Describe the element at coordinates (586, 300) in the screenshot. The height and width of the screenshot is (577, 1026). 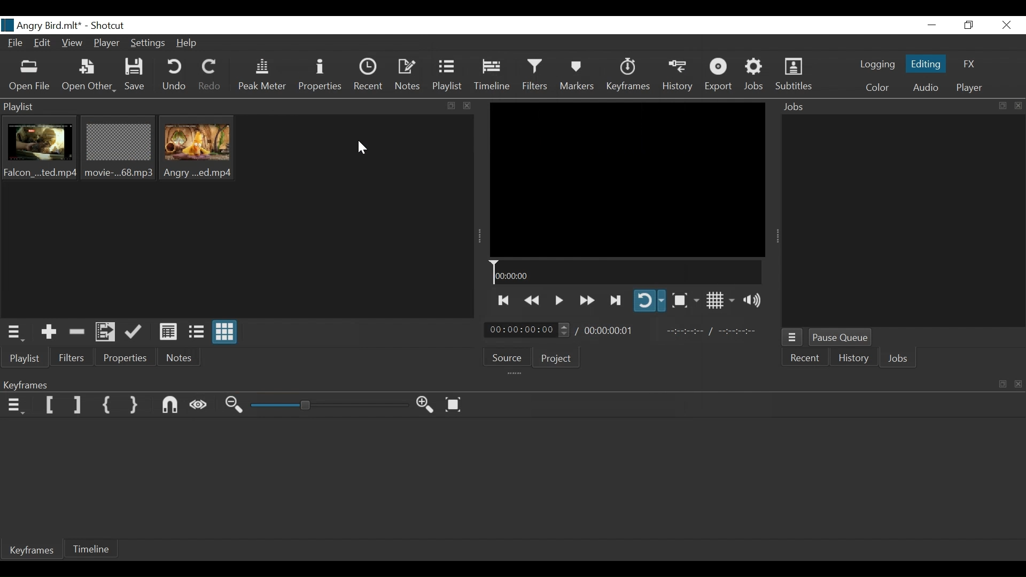
I see `Go quickly forward ` at that location.